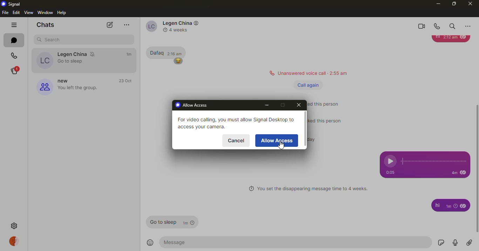  What do you see at coordinates (161, 222) in the screenshot?
I see `Go to sleep` at bounding box center [161, 222].